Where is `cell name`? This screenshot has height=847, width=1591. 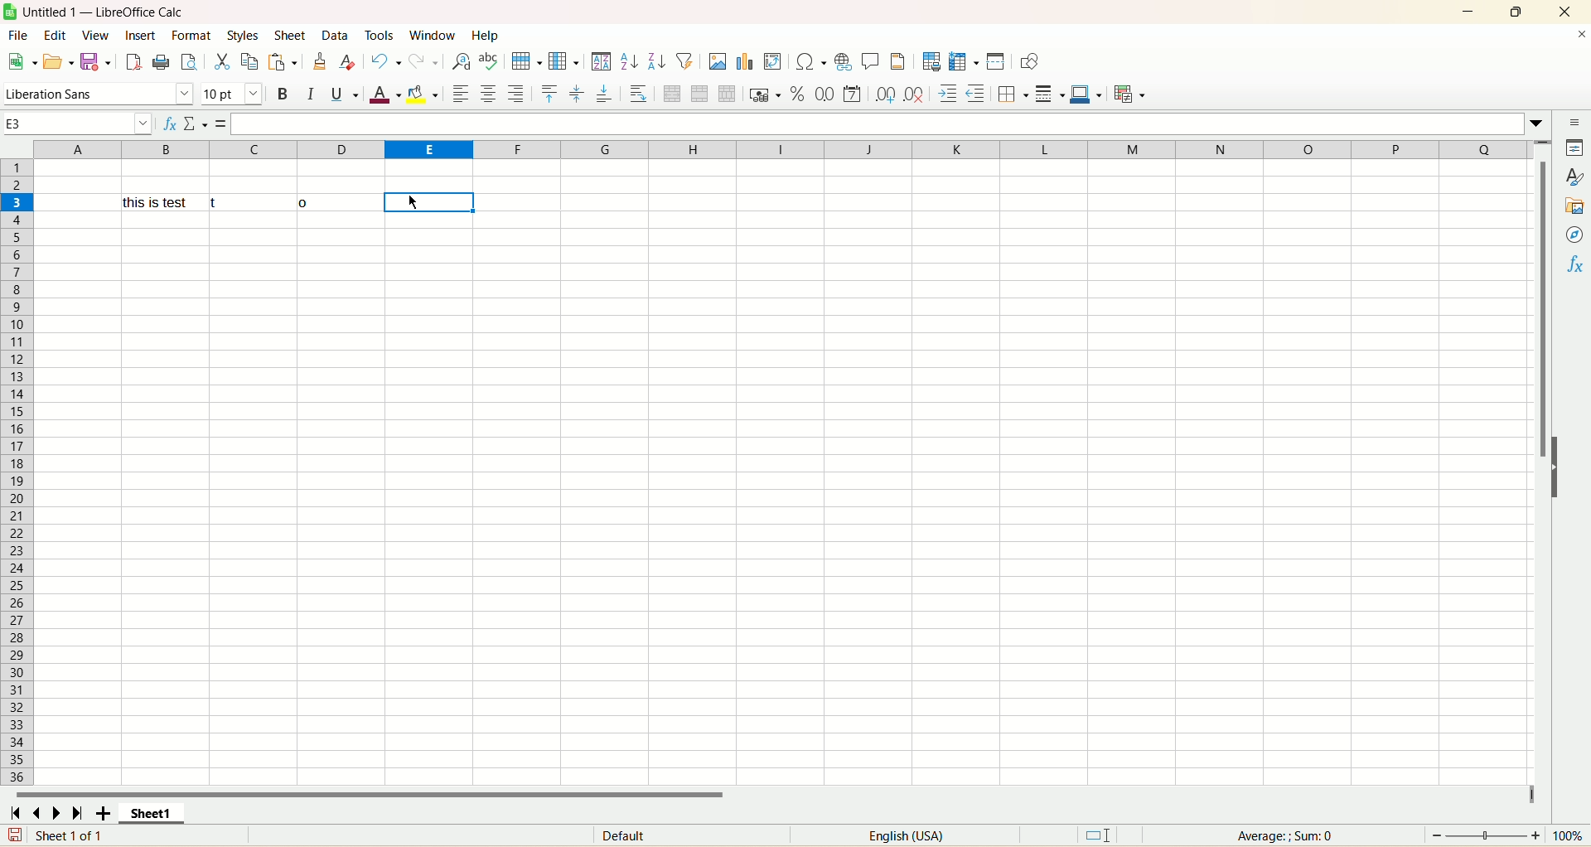
cell name is located at coordinates (78, 124).